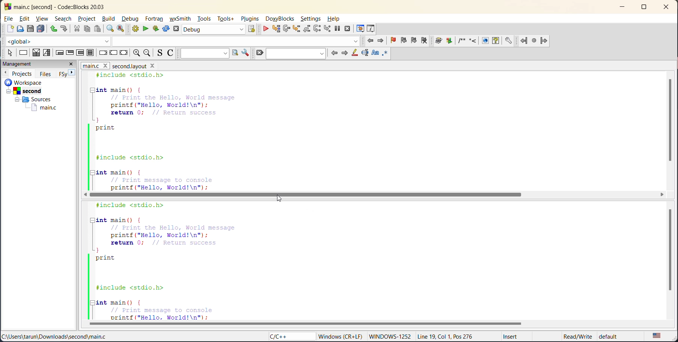  What do you see at coordinates (545, 41) in the screenshot?
I see `jump forward` at bounding box center [545, 41].